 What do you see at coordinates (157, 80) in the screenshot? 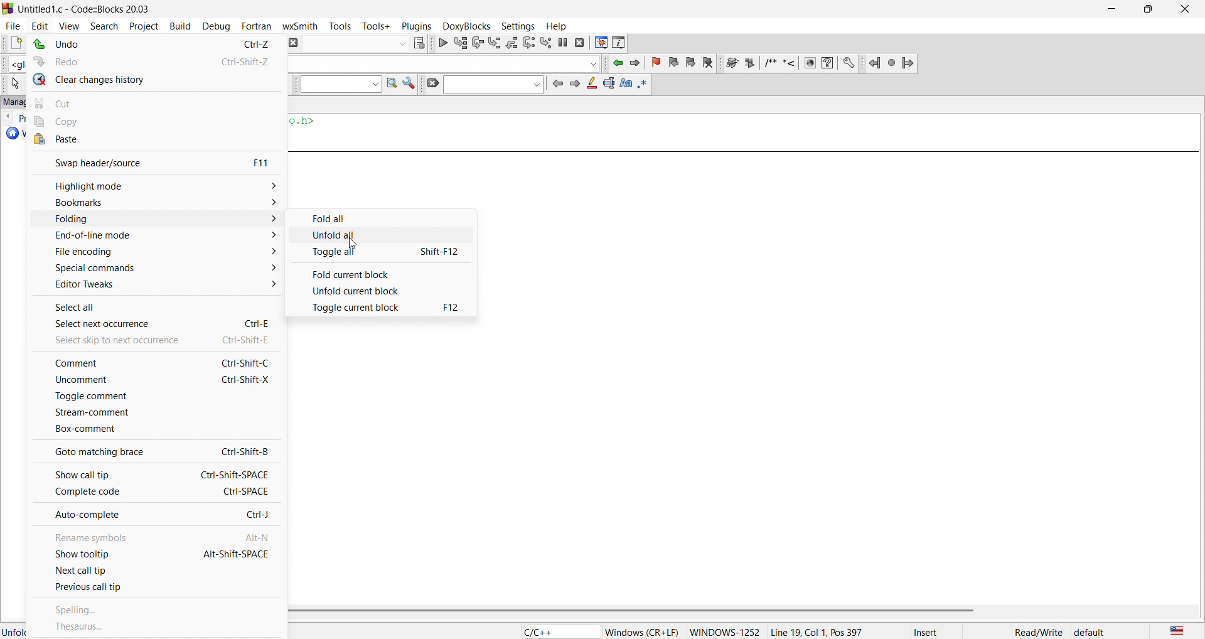
I see `clear changes history` at bounding box center [157, 80].